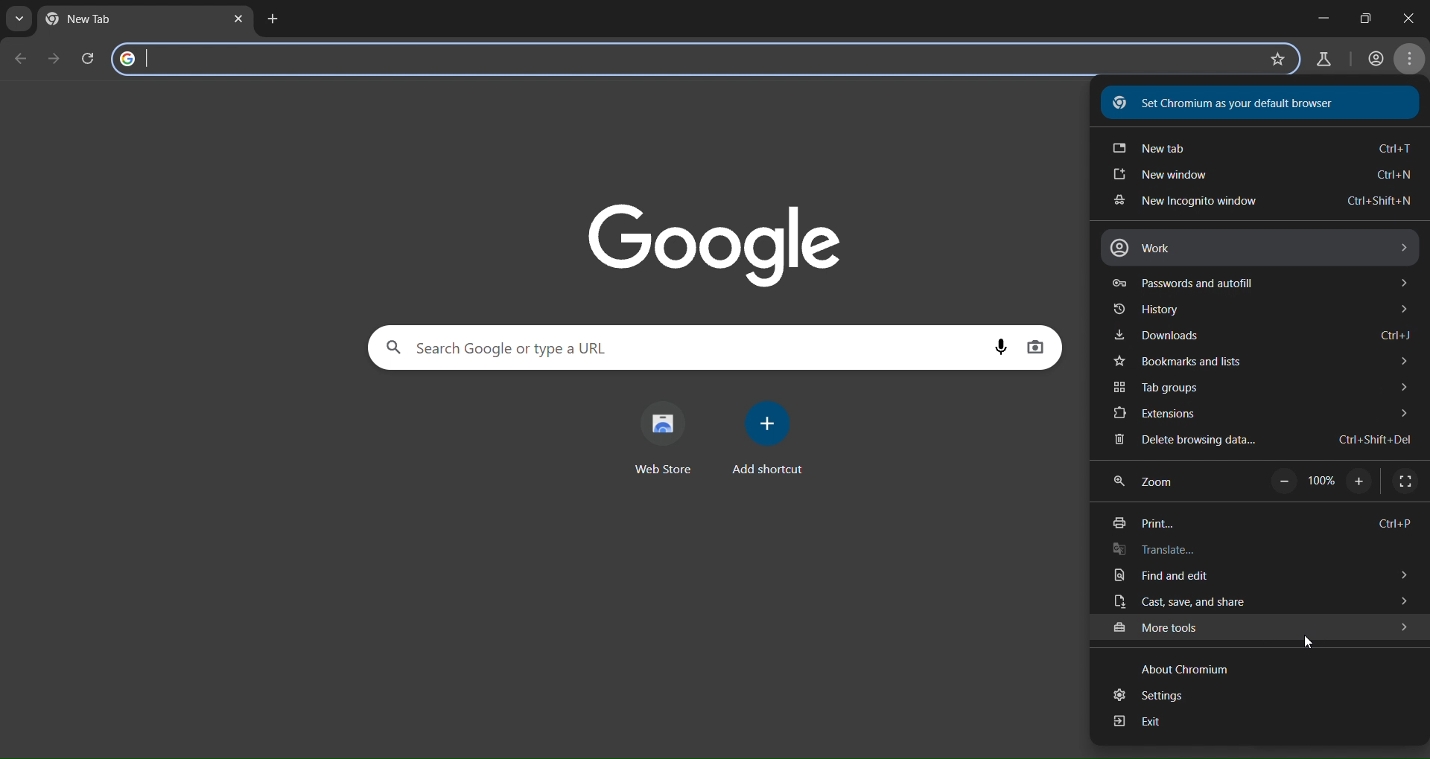 The image size is (1430, 759). I want to click on voice search, so click(1002, 346).